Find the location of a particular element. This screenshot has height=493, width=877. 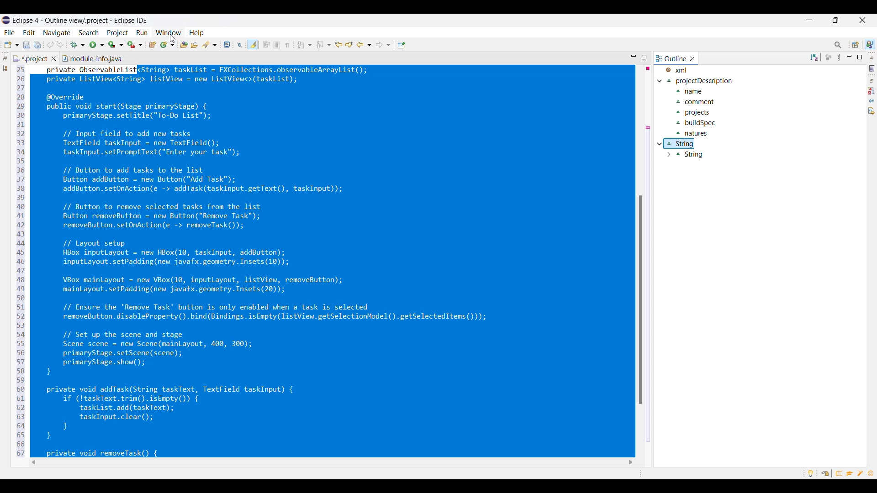

Overview is located at coordinates (839, 473).